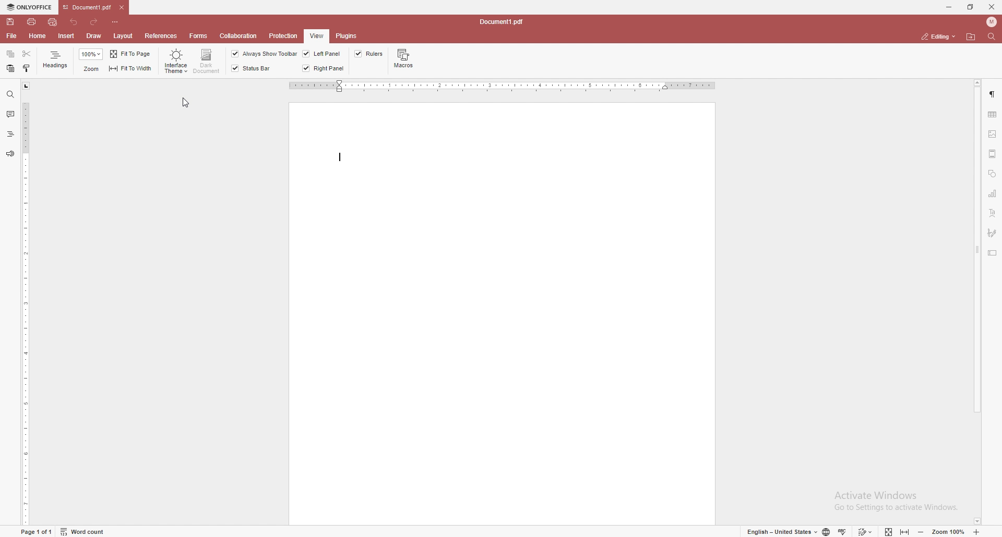  I want to click on scroll bar, so click(977, 302).